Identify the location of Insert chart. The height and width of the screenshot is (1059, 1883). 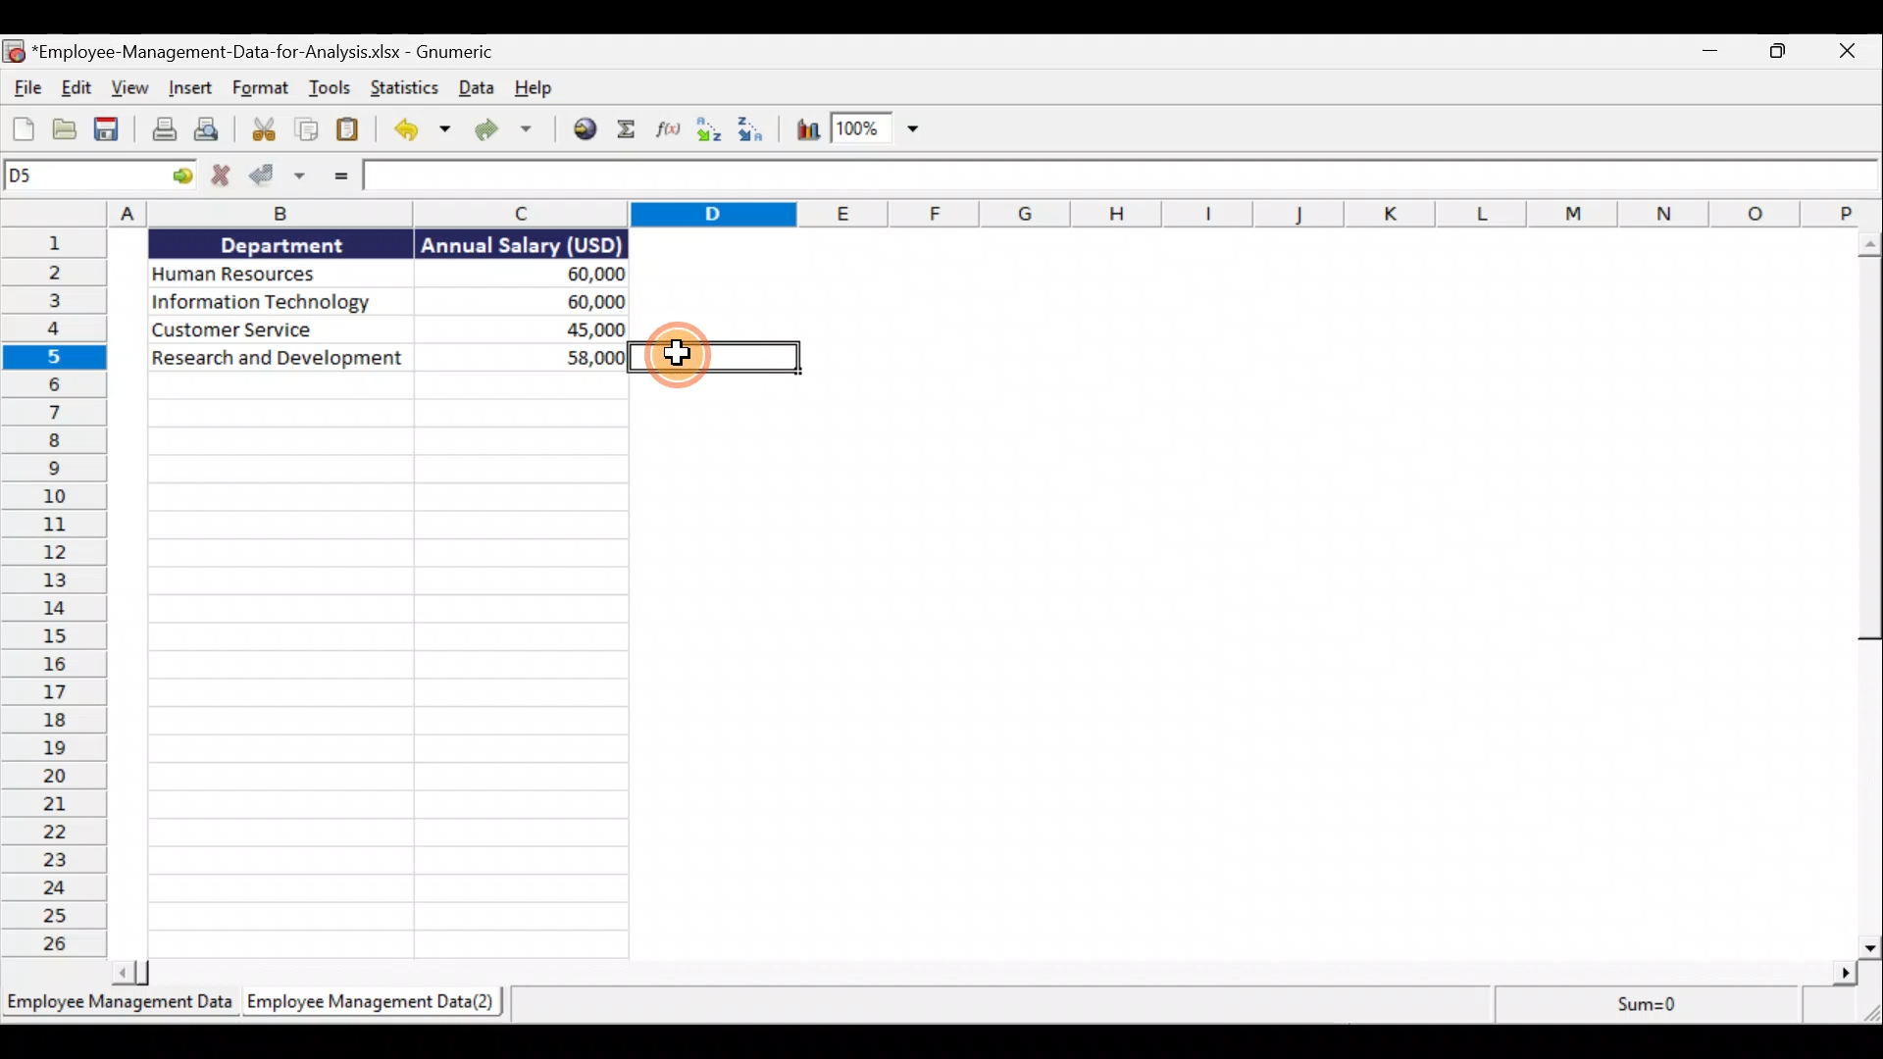
(809, 132).